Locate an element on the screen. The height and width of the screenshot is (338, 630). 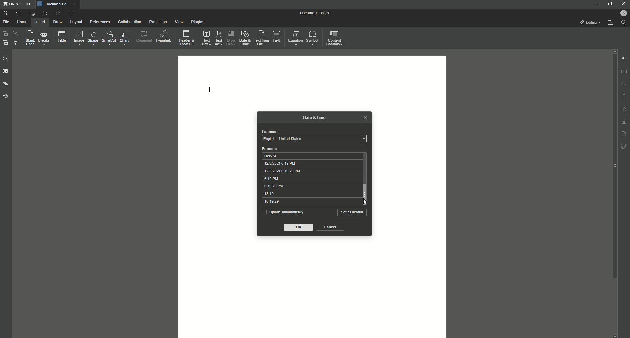
text art settings is located at coordinates (624, 133).